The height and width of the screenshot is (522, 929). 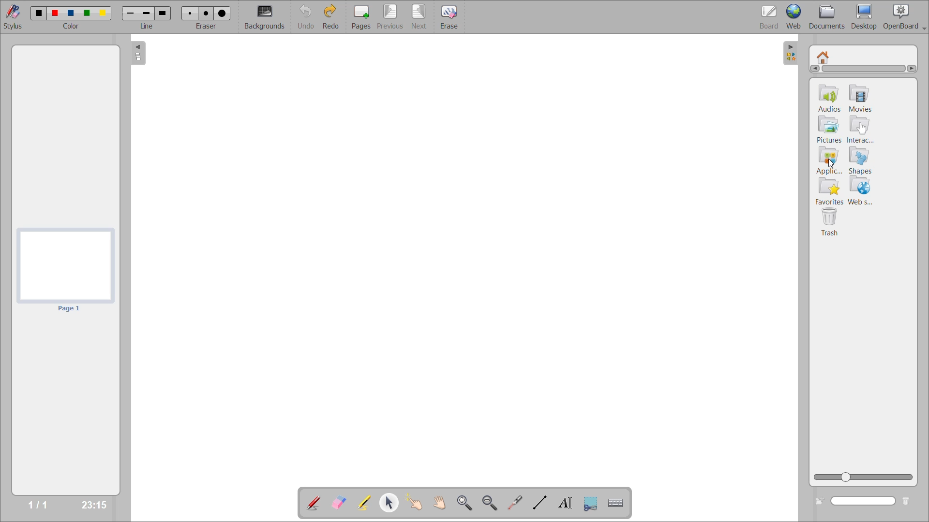 What do you see at coordinates (102, 13) in the screenshot?
I see `color 5` at bounding box center [102, 13].